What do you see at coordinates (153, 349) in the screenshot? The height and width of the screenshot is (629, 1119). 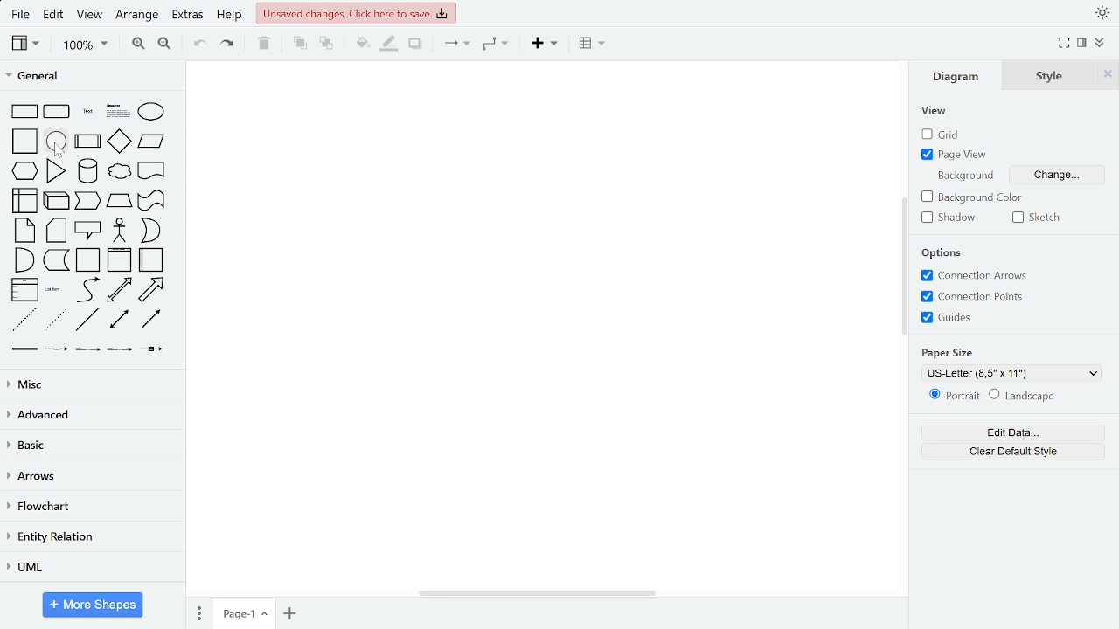 I see `link with symbol` at bounding box center [153, 349].